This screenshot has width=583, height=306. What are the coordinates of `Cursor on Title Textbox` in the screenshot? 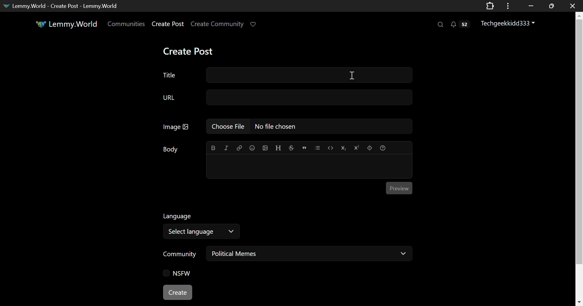 It's located at (351, 76).